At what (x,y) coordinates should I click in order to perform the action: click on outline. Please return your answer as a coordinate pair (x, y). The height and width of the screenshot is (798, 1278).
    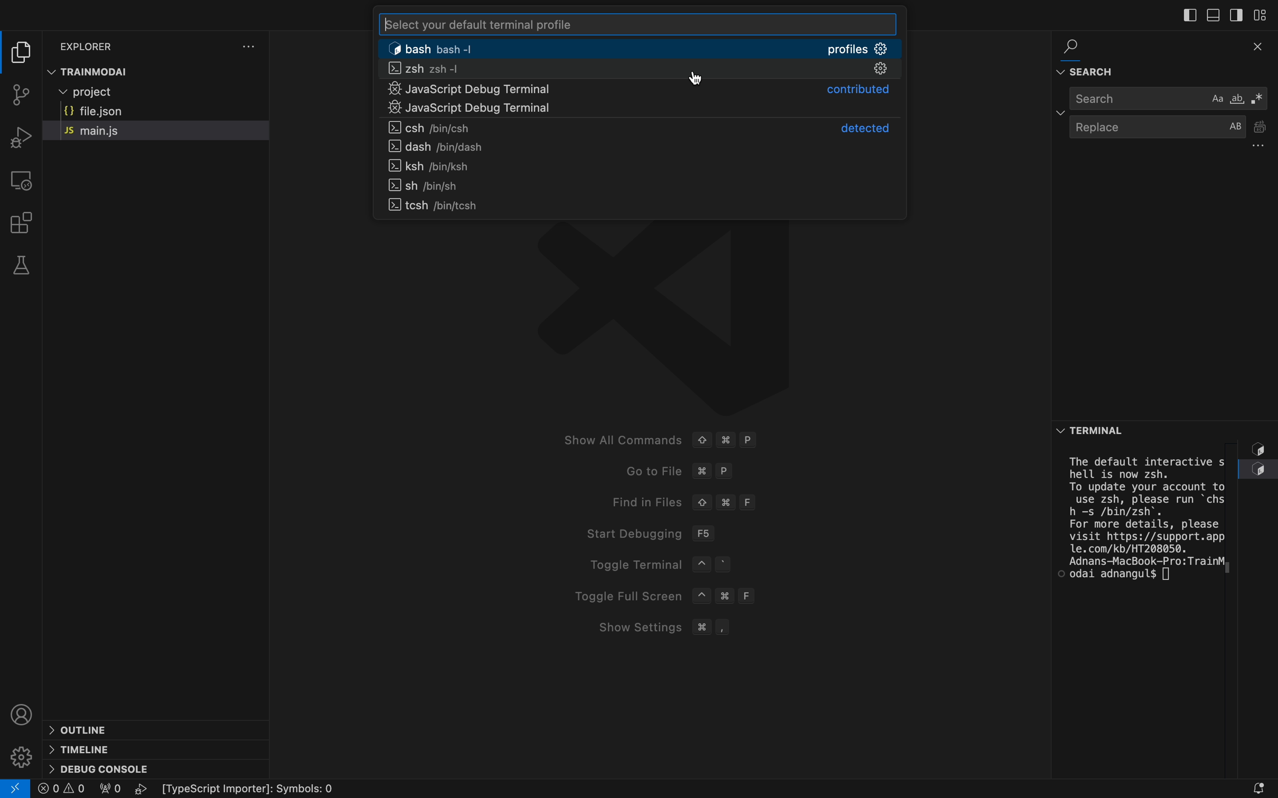
    Looking at the image, I should click on (83, 725).